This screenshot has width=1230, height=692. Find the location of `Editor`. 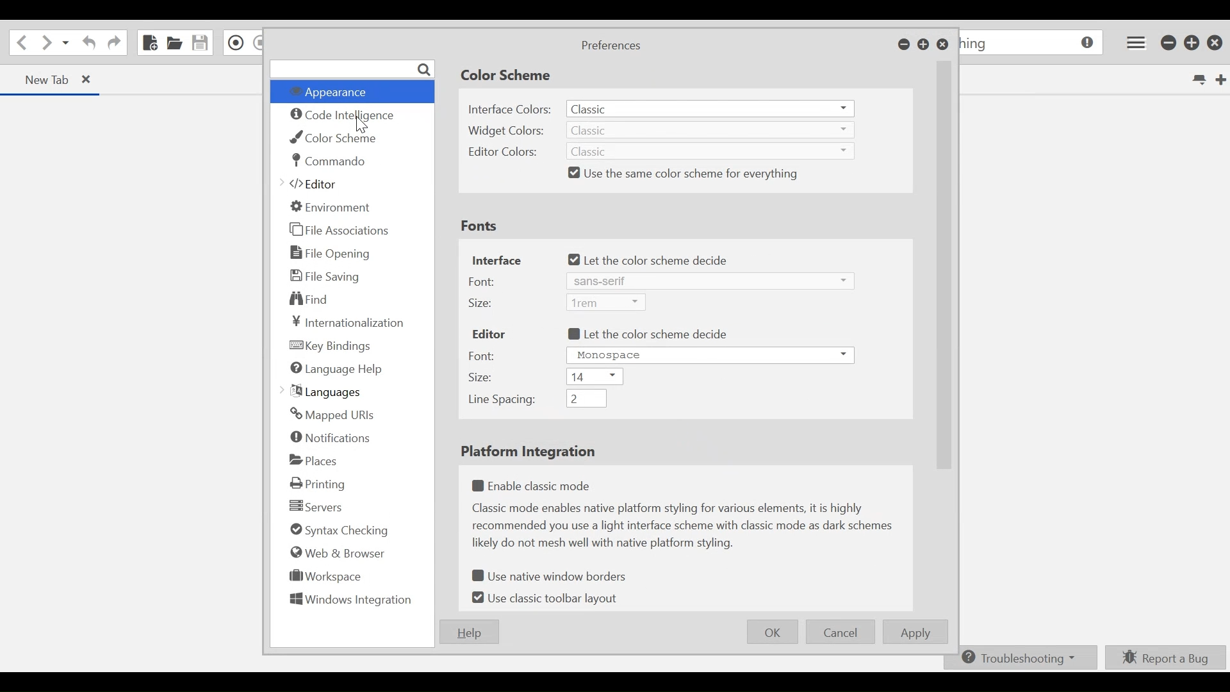

Editor is located at coordinates (489, 334).